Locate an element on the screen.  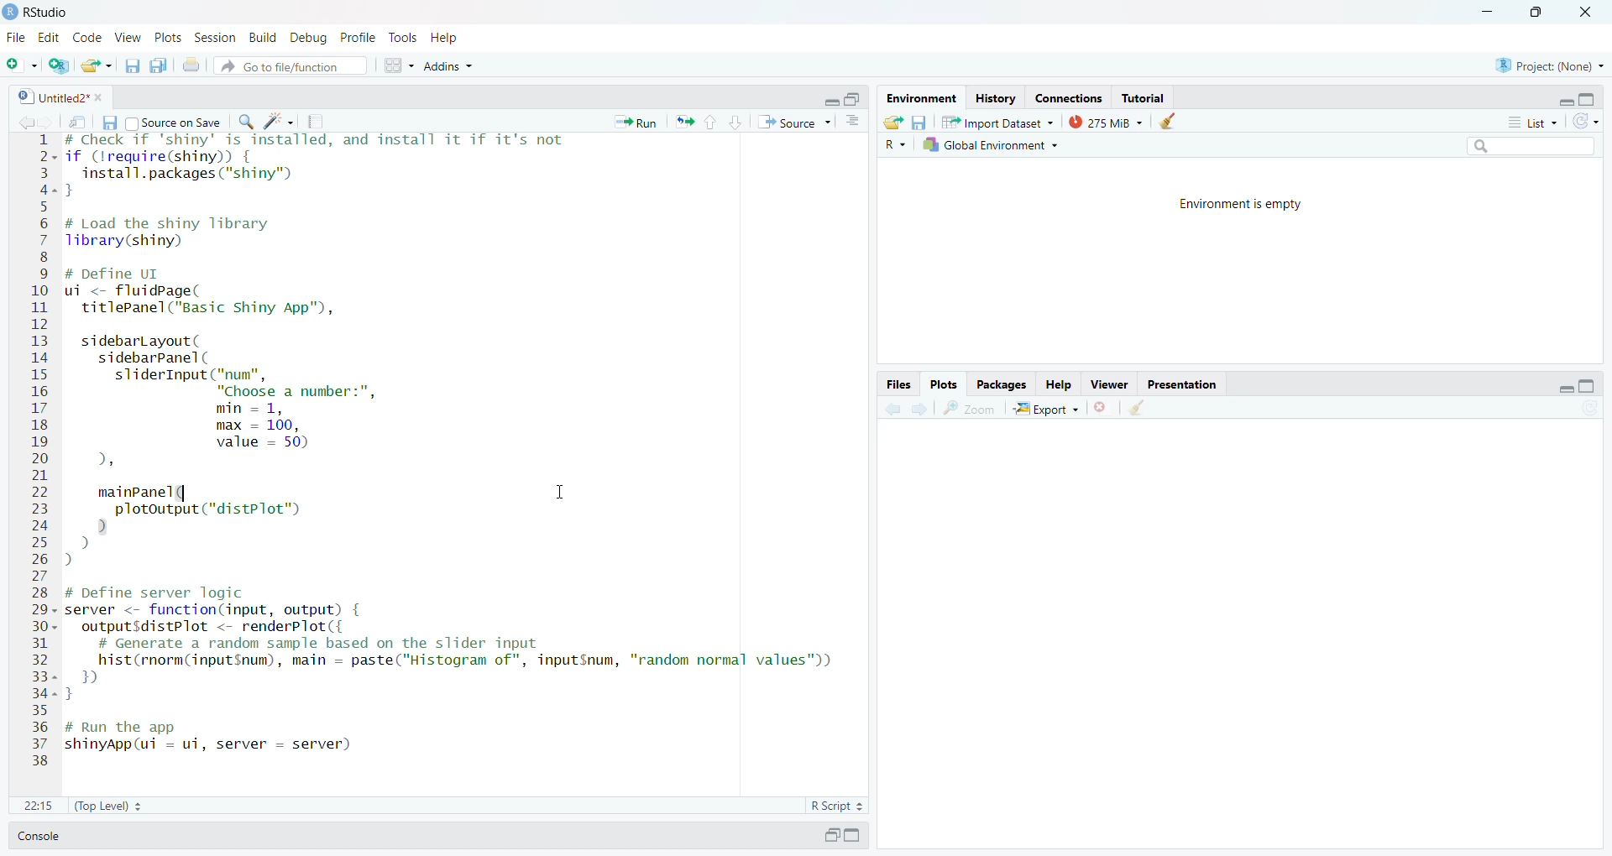
rerun is located at coordinates (684, 122).